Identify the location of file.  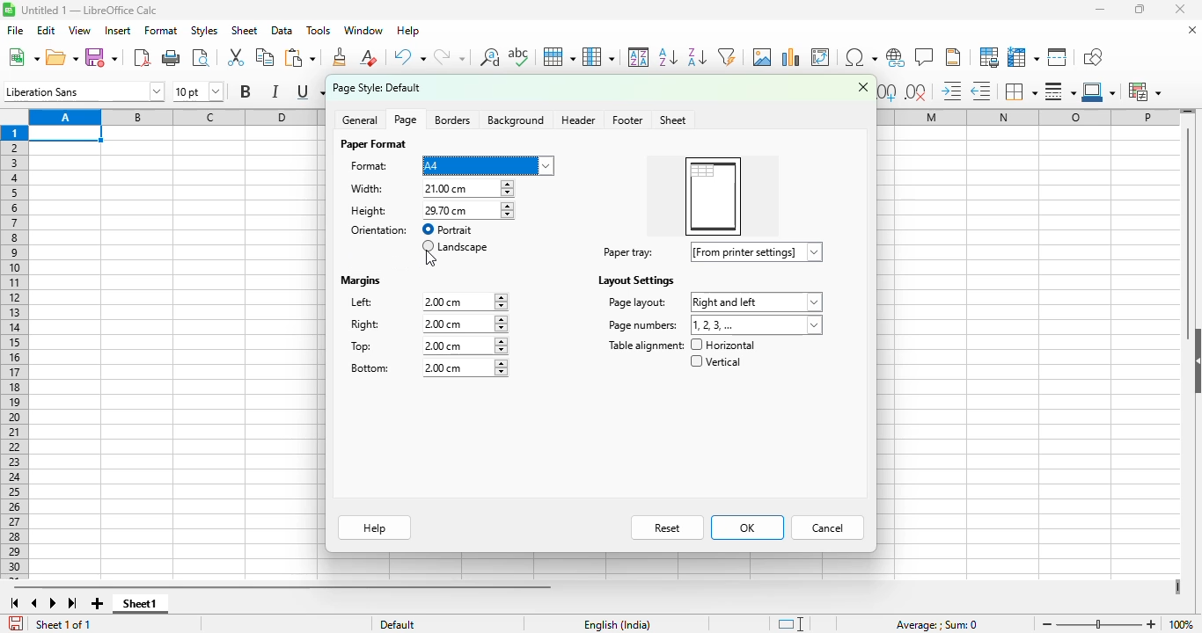
(15, 30).